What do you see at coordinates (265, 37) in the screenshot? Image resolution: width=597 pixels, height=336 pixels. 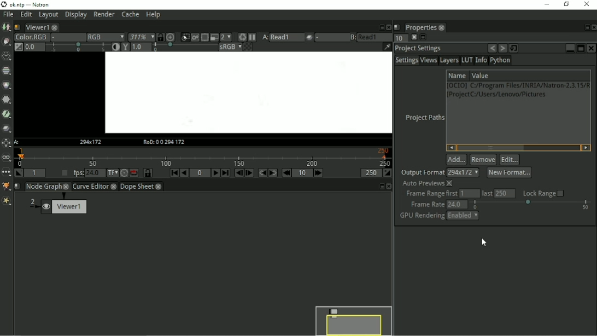 I see `Viewer input A` at bounding box center [265, 37].